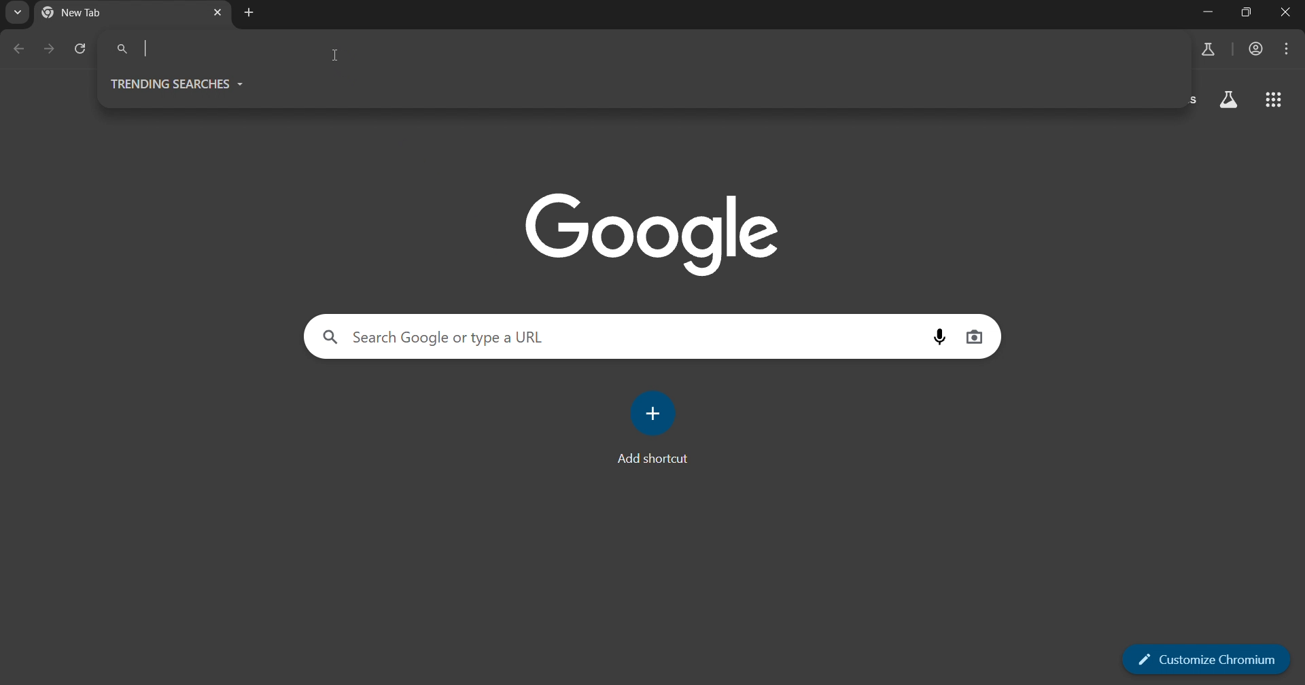  I want to click on Minimize, so click(1205, 14).